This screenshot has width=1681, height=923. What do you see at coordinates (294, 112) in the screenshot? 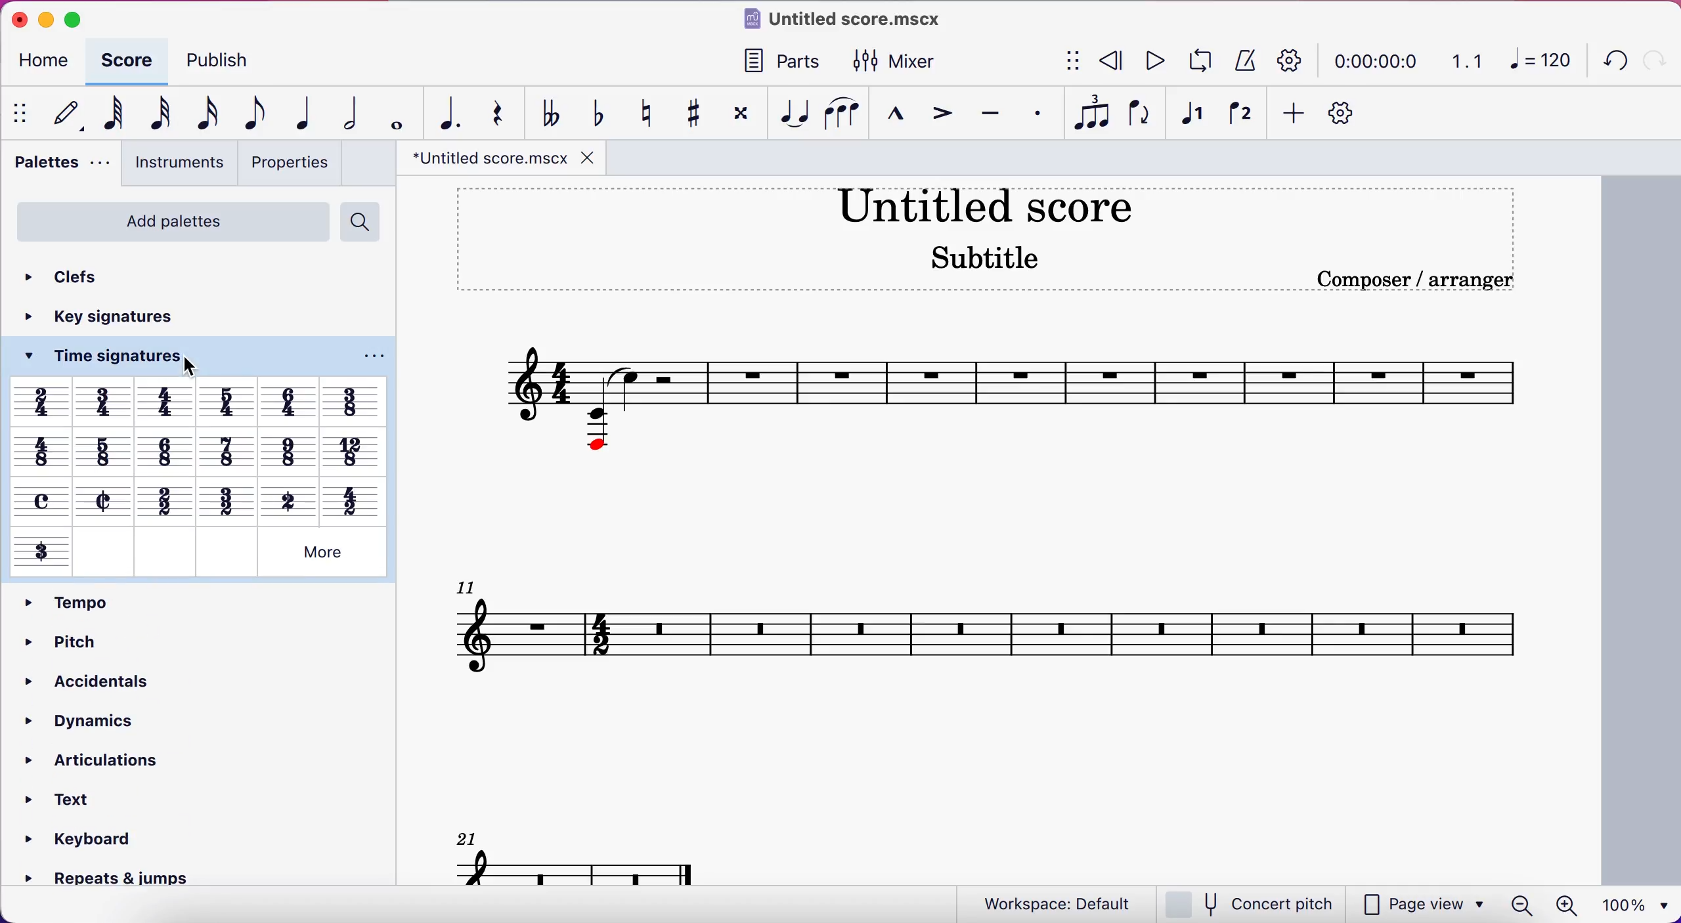
I see `quarter note` at bounding box center [294, 112].